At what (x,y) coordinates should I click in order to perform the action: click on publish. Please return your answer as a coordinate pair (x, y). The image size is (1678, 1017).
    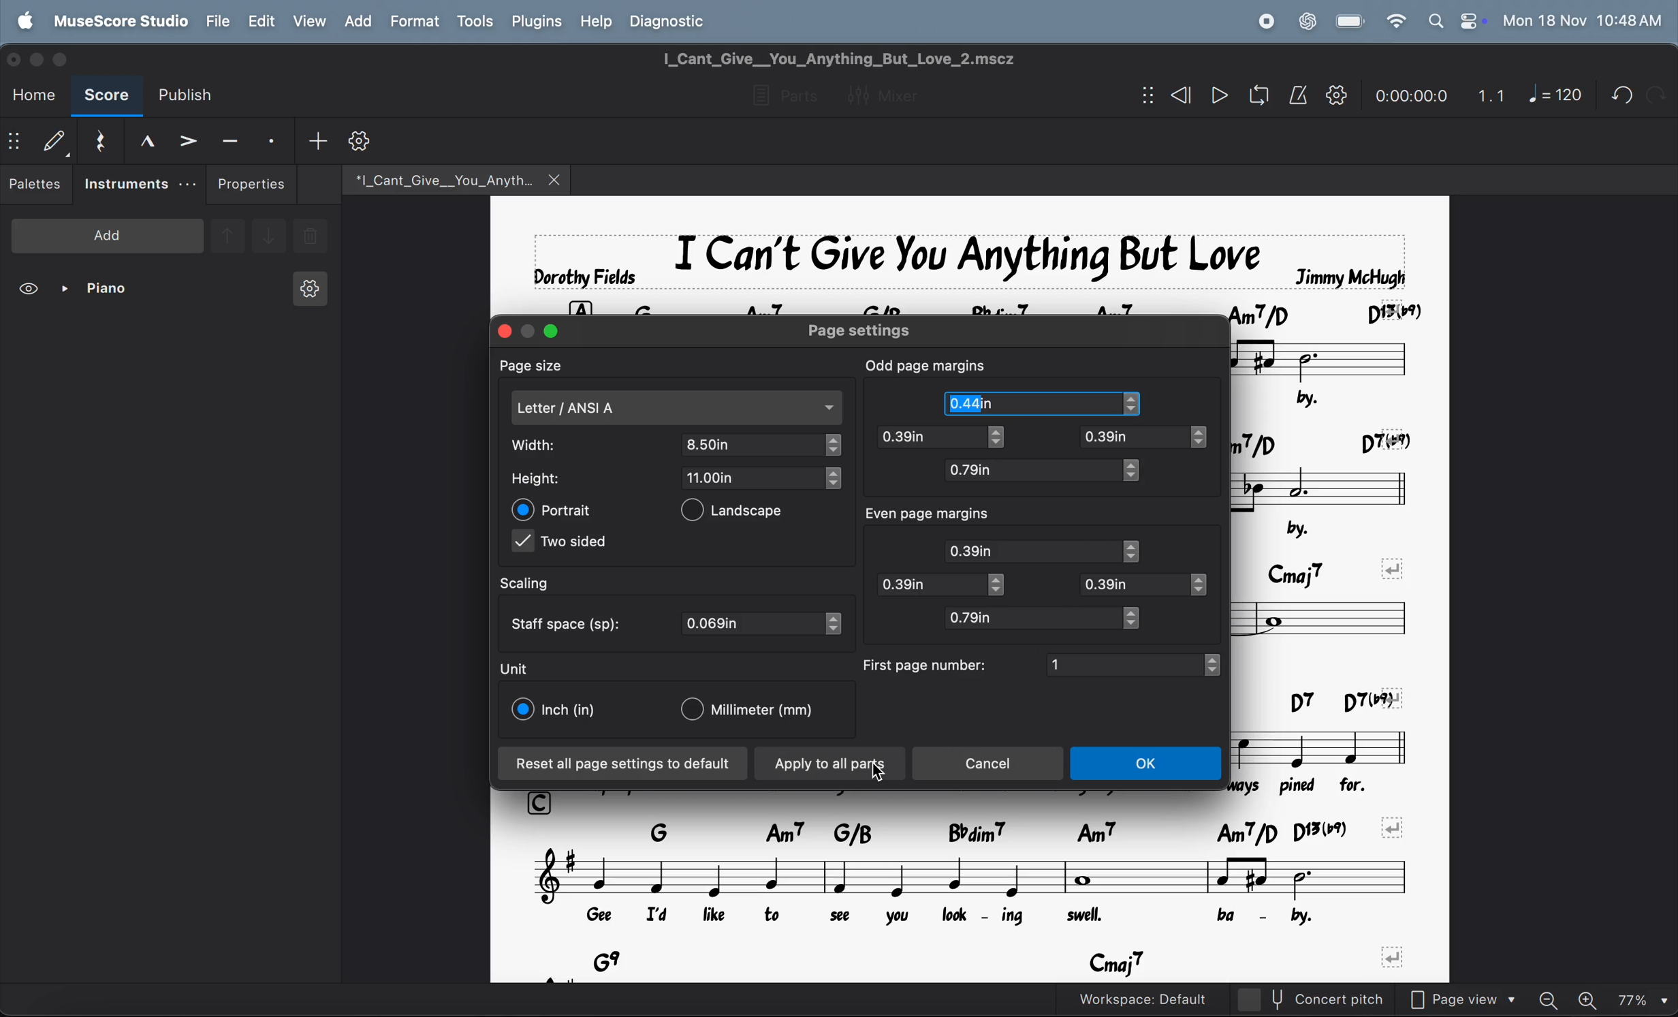
    Looking at the image, I should click on (191, 95).